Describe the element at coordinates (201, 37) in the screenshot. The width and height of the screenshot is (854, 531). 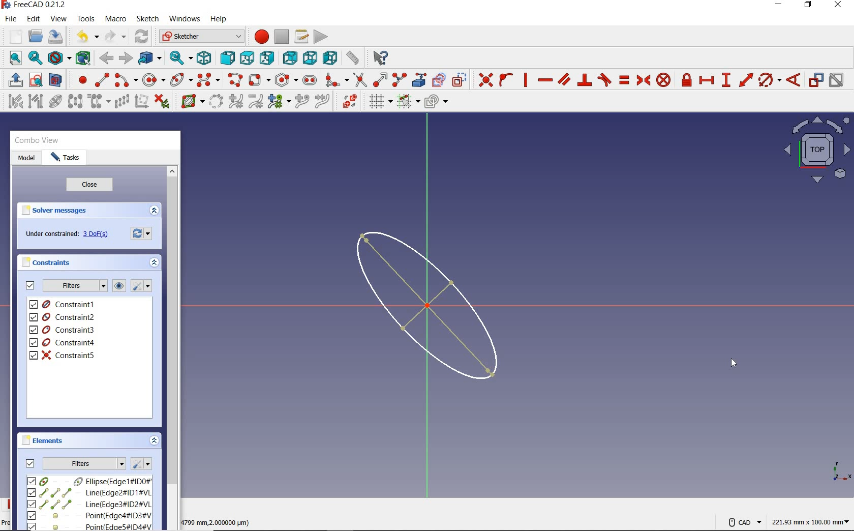
I see `switch between workbenches` at that location.